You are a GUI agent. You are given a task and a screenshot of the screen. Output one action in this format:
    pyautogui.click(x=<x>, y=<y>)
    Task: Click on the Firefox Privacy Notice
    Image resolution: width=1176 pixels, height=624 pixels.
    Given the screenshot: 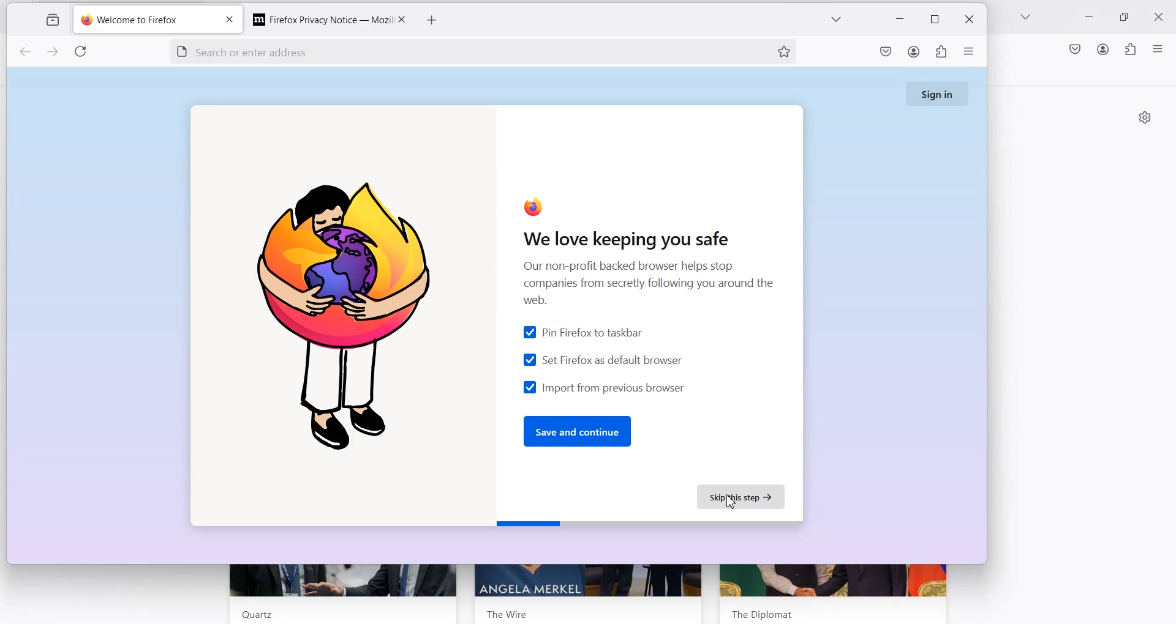 What is the action you would take?
    pyautogui.click(x=316, y=18)
    